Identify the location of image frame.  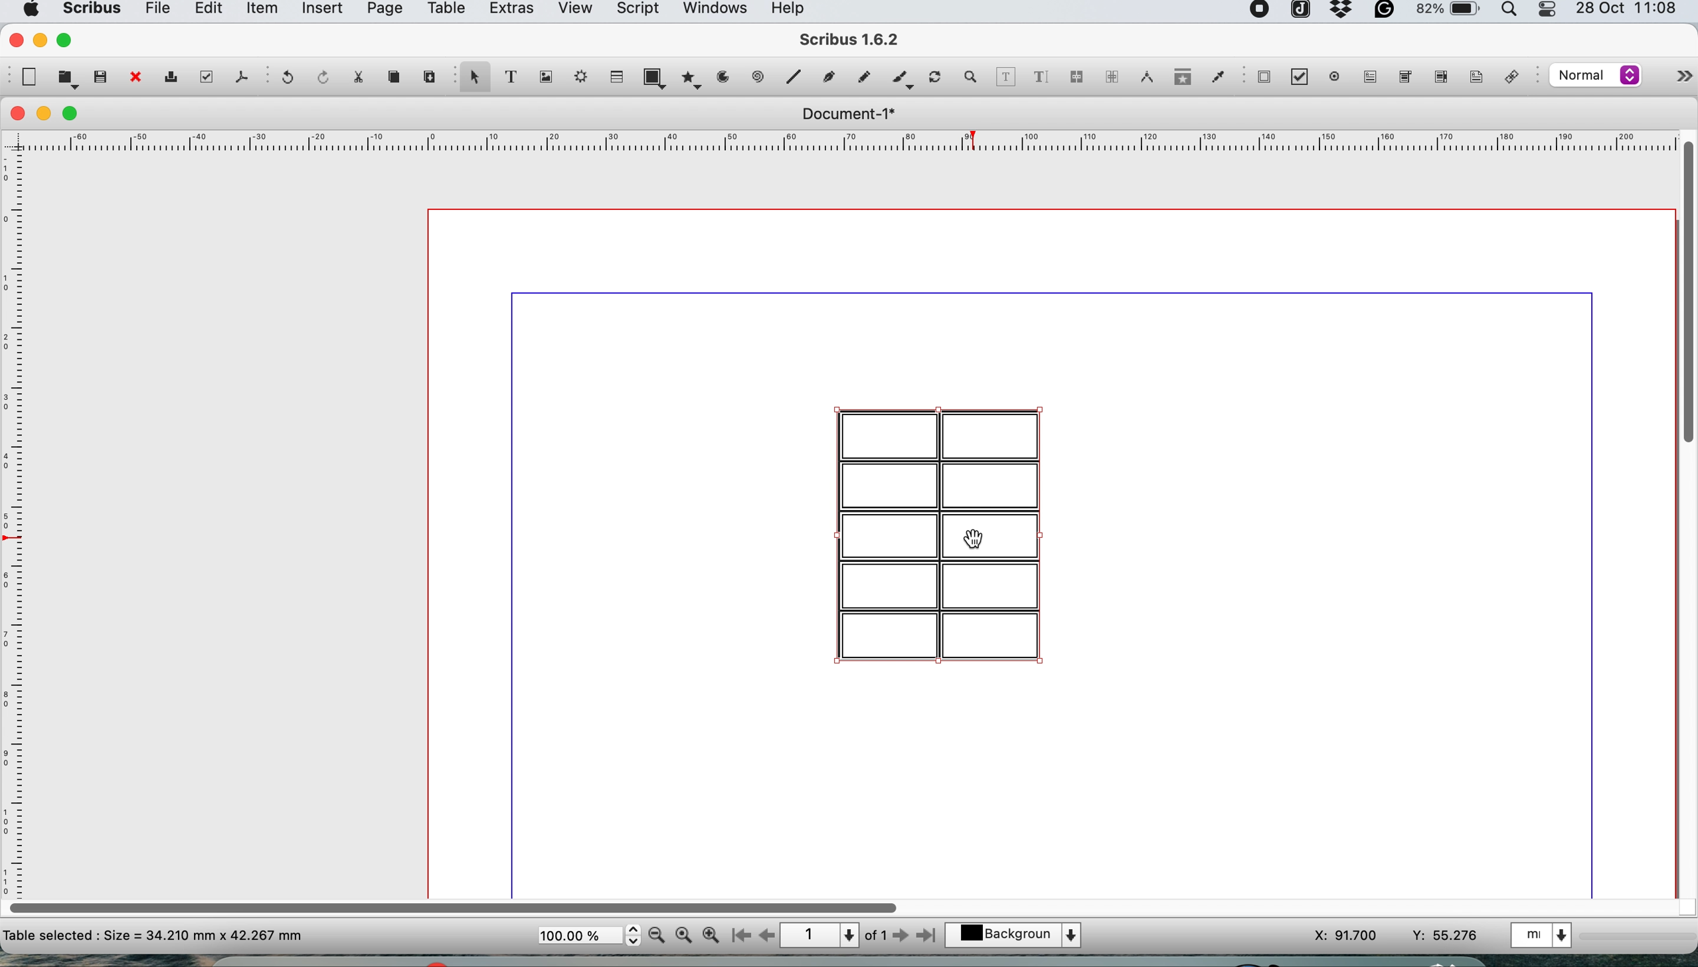
(543, 77).